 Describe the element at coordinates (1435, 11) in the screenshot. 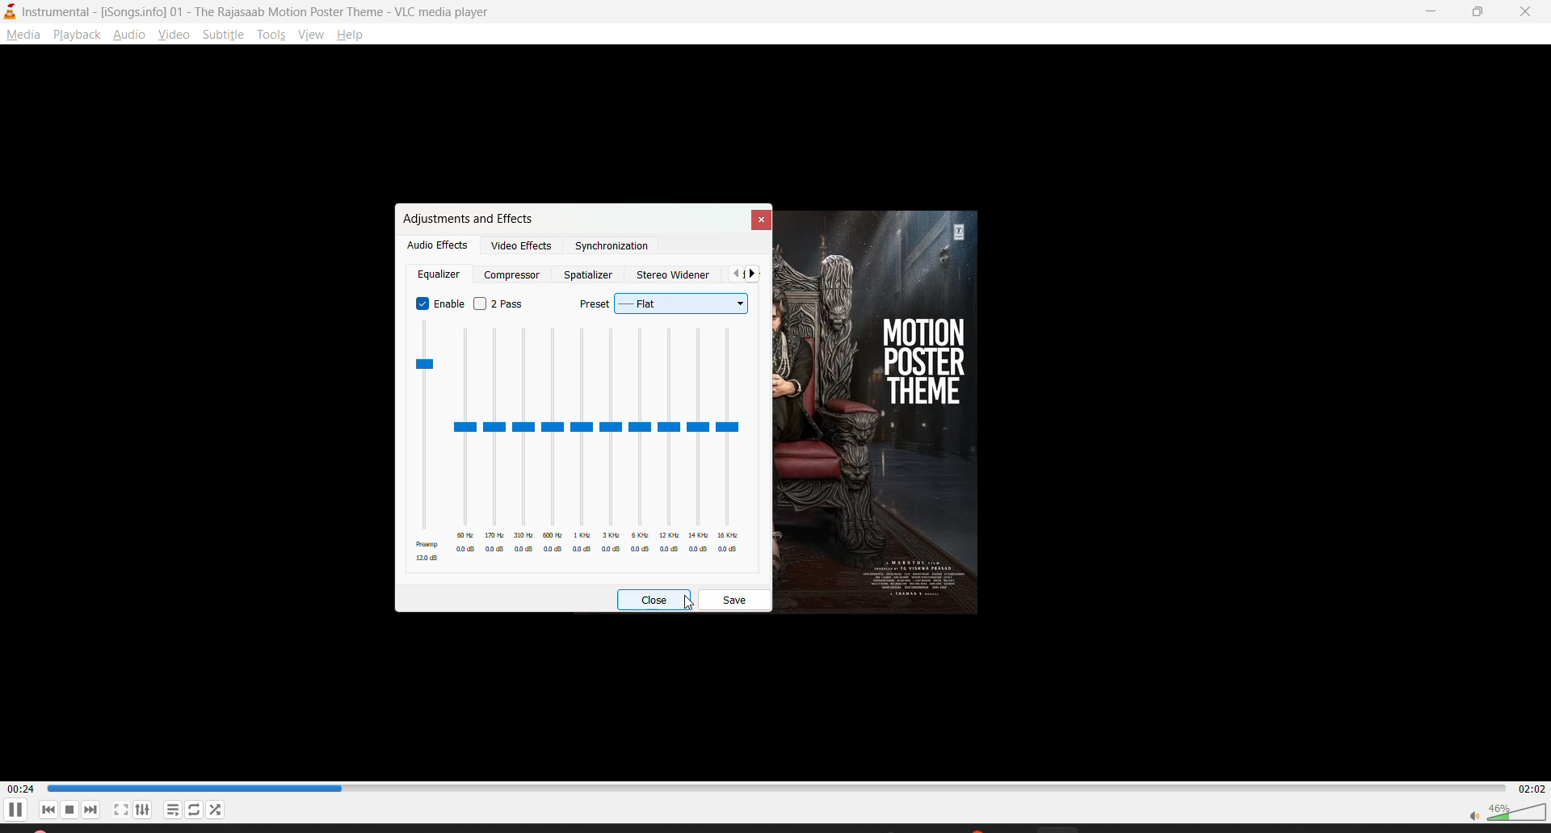

I see `minimize` at that location.